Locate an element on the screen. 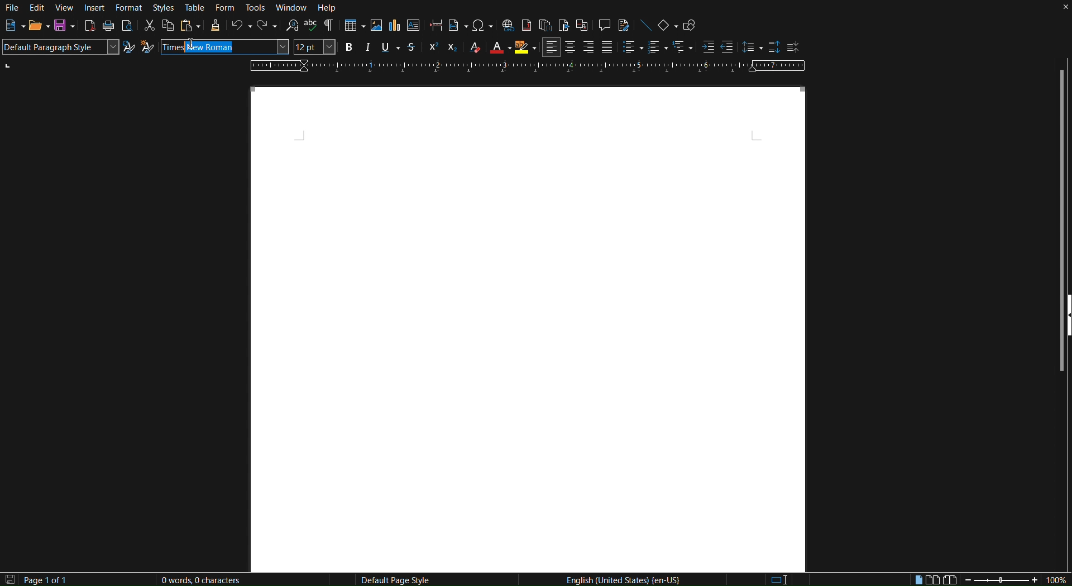  Window is located at coordinates (293, 8).